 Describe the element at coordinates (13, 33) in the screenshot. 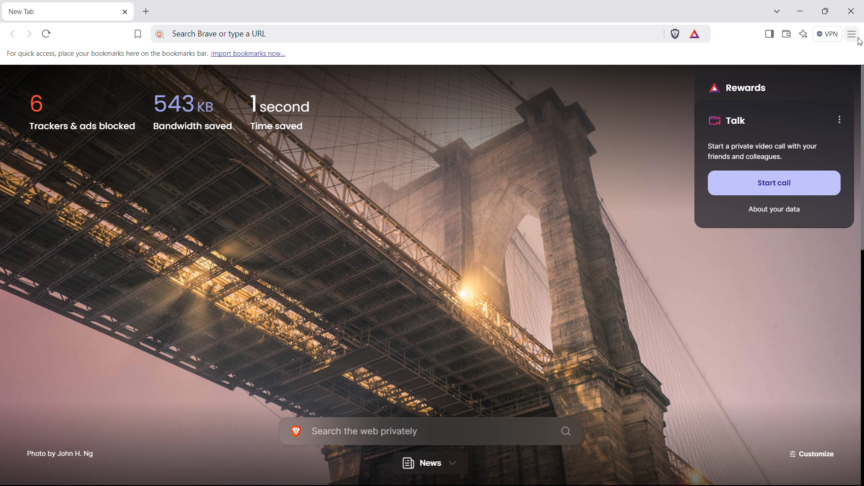

I see `click to go back hold to see history ` at that location.